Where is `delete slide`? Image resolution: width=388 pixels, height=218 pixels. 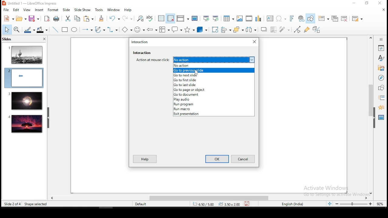 delete slide is located at coordinates (345, 19).